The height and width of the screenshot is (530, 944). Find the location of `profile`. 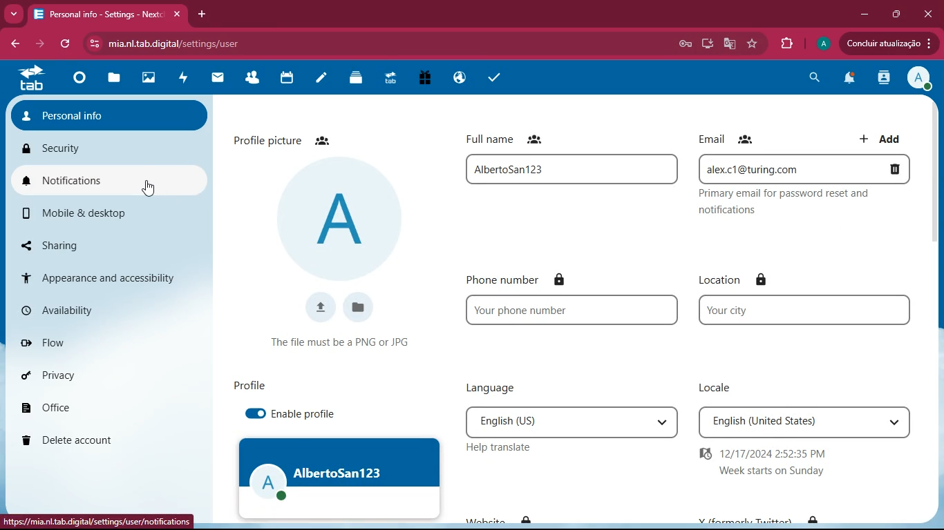

profile is located at coordinates (920, 77).